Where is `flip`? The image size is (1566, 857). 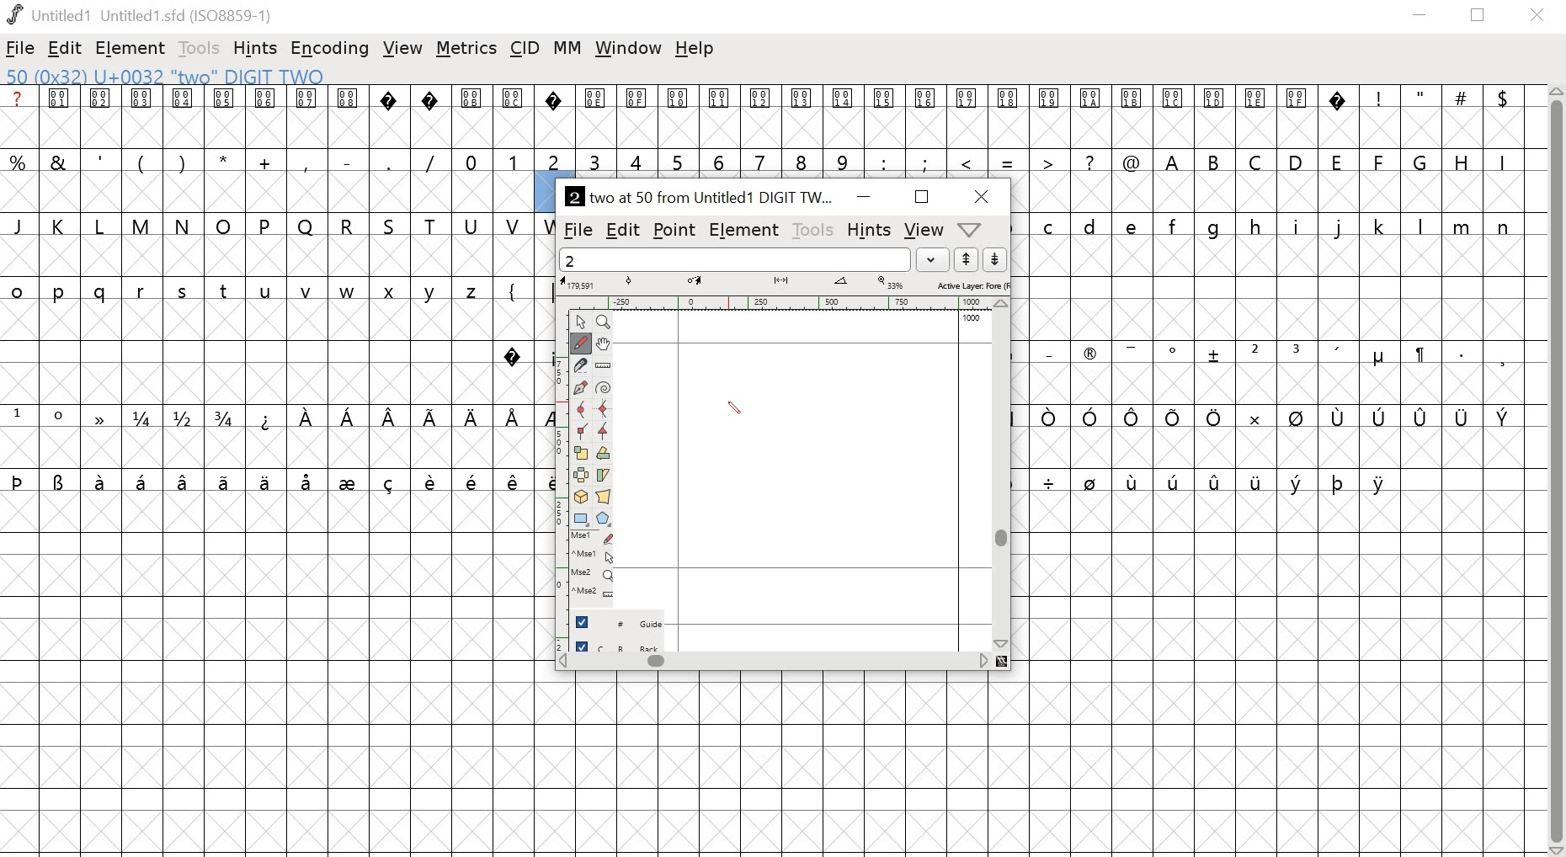 flip is located at coordinates (582, 476).